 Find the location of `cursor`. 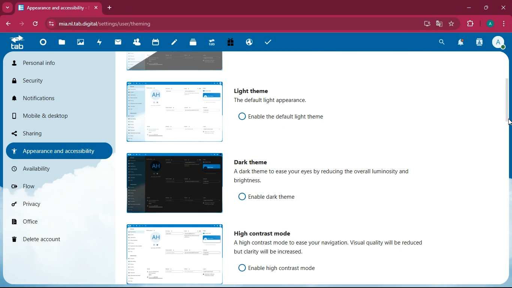

cursor is located at coordinates (504, 123).